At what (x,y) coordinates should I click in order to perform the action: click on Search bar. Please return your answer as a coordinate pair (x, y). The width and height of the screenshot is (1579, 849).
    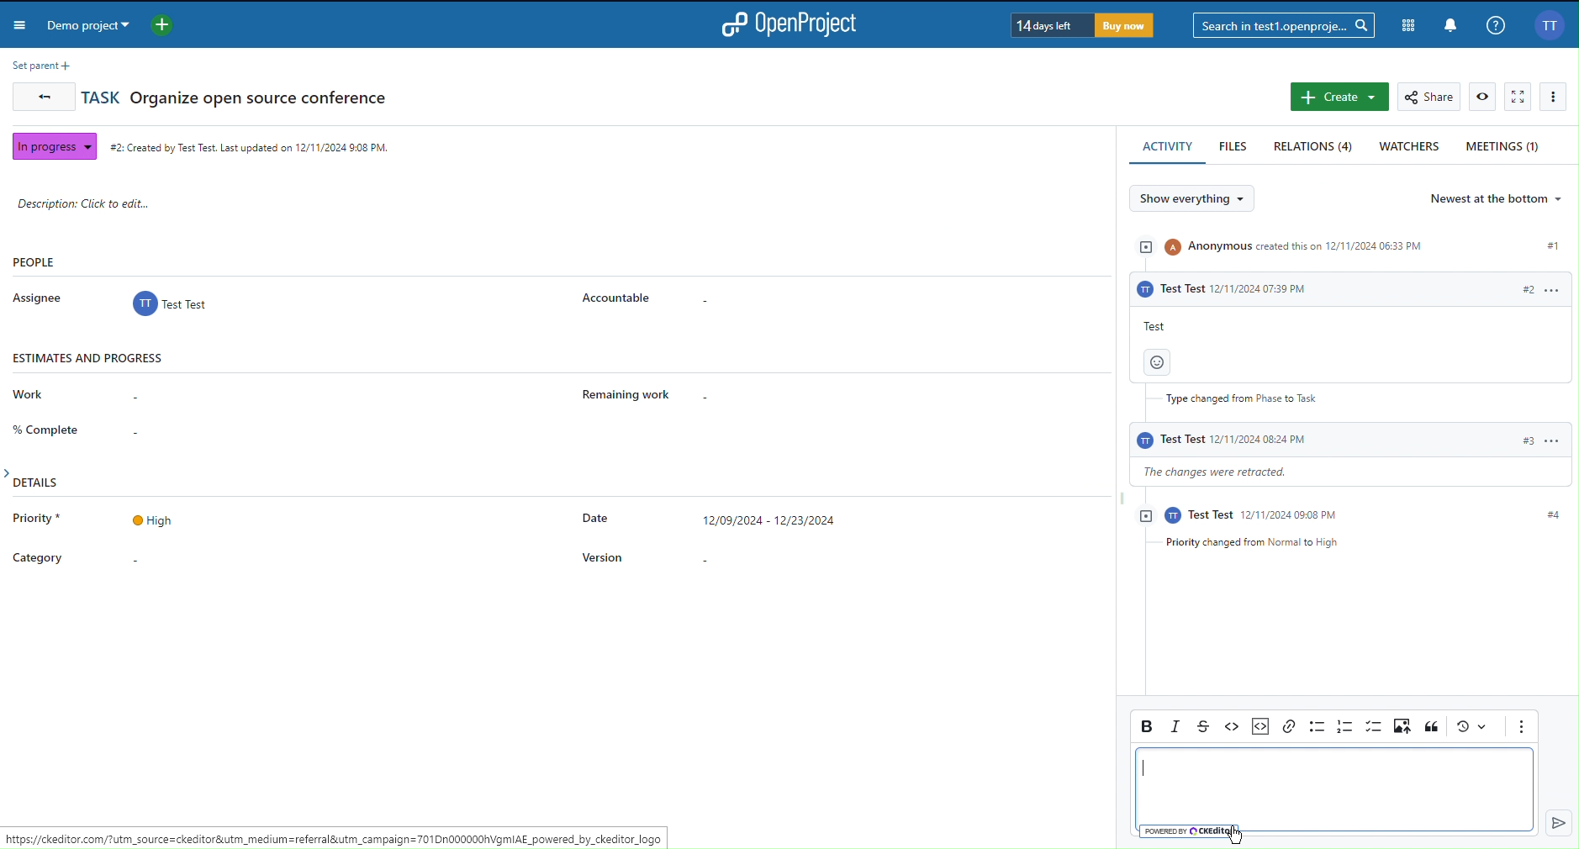
    Looking at the image, I should click on (1282, 24).